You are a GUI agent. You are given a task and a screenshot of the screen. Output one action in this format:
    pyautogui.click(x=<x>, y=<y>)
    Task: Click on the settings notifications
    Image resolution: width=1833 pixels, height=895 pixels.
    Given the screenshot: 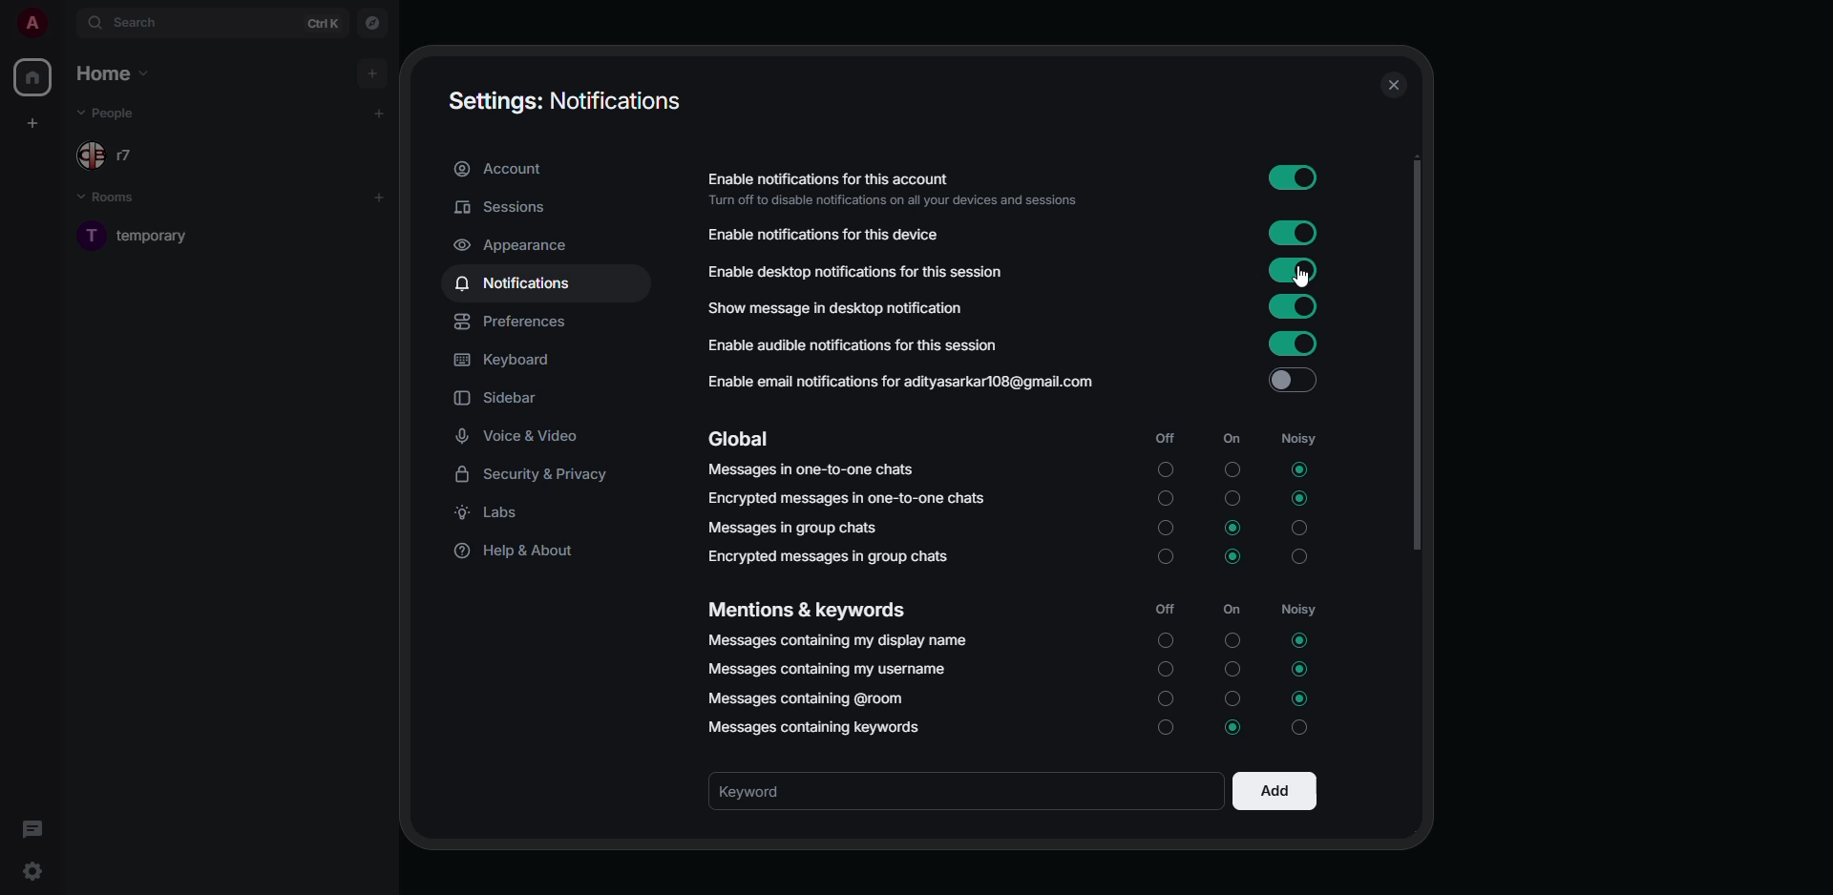 What is the action you would take?
    pyautogui.click(x=565, y=104)
    